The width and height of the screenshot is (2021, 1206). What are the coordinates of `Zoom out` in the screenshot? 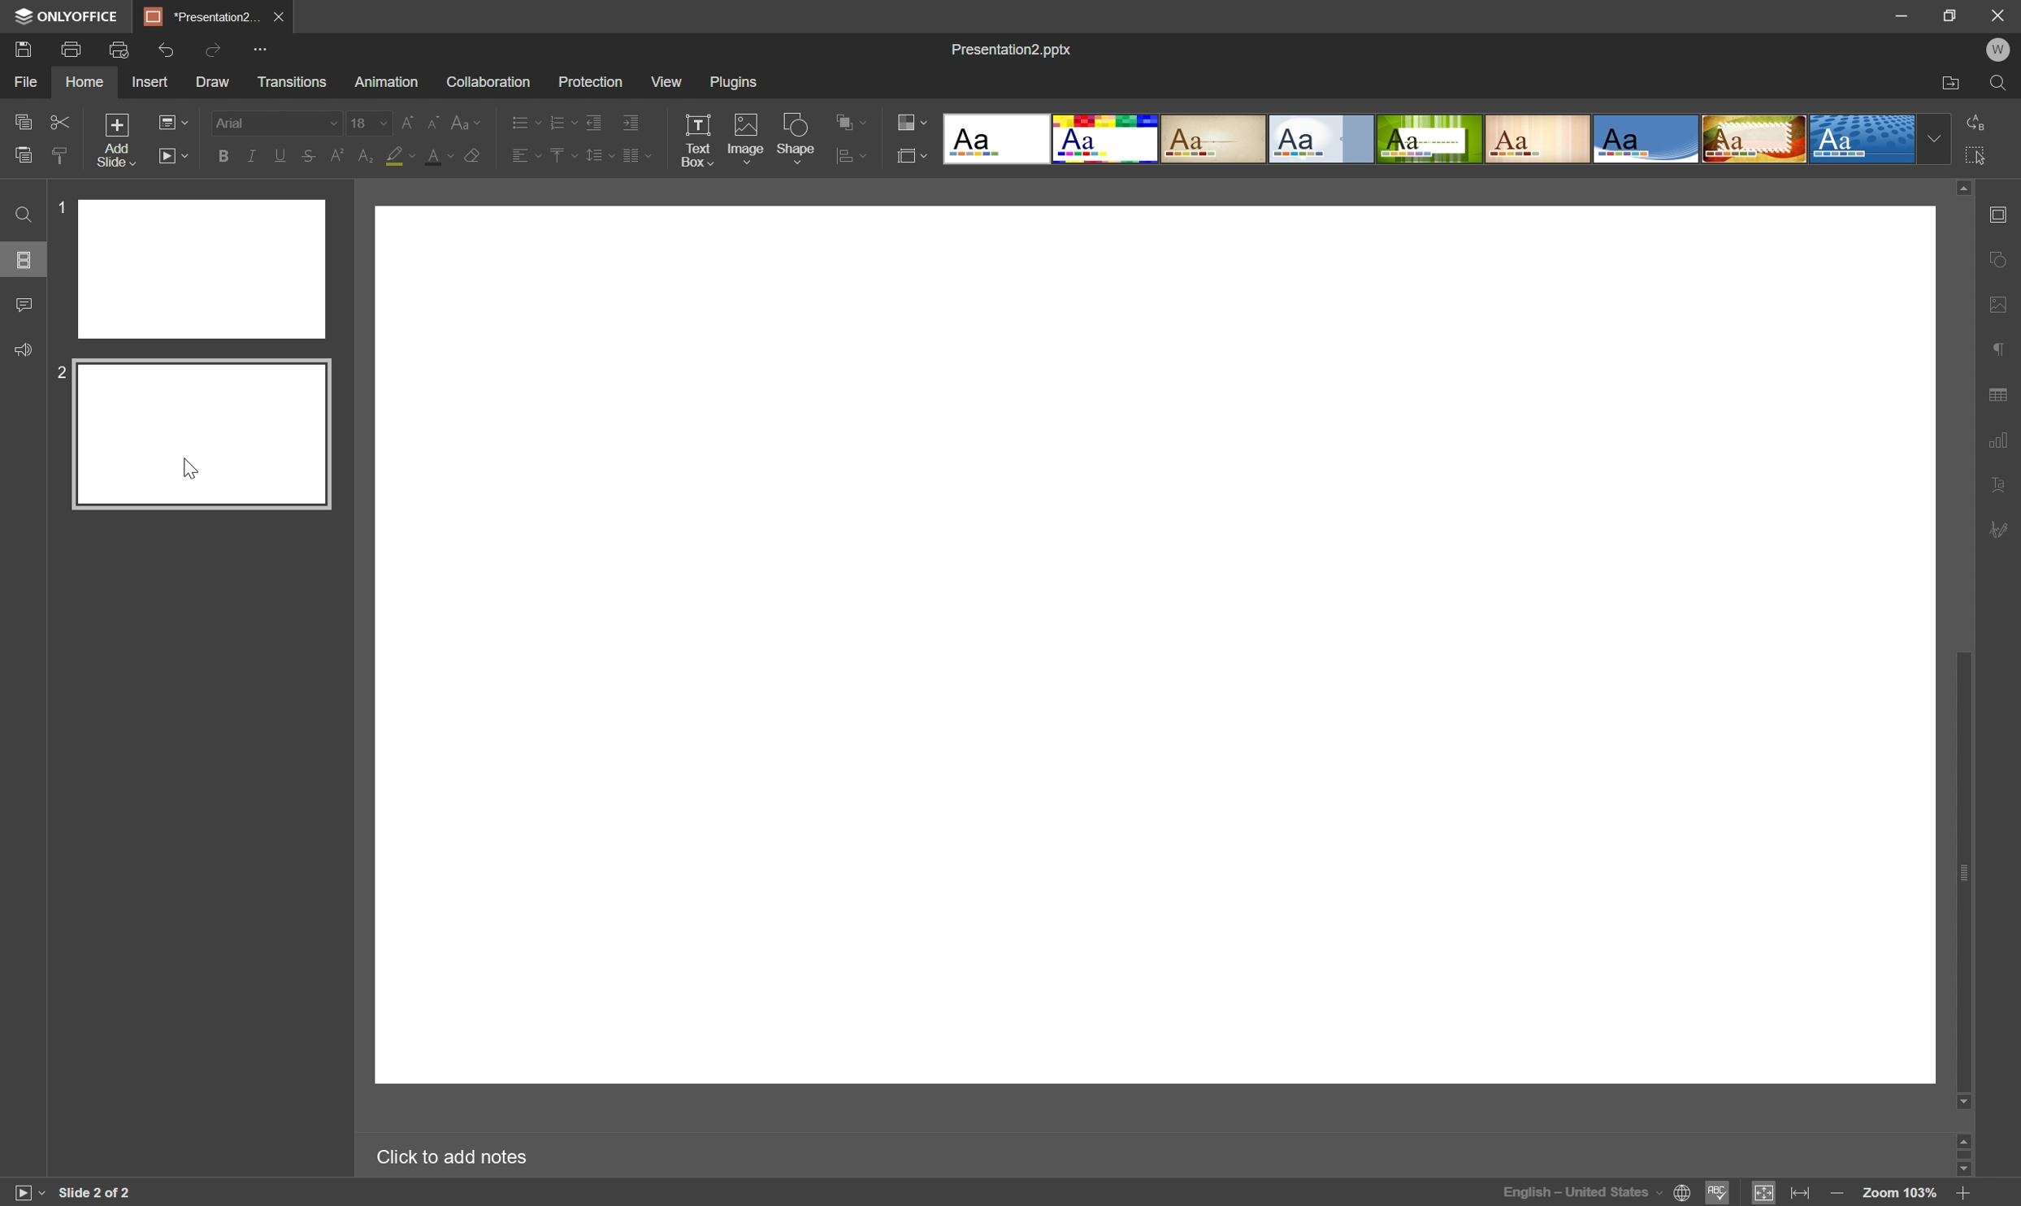 It's located at (1836, 1192).